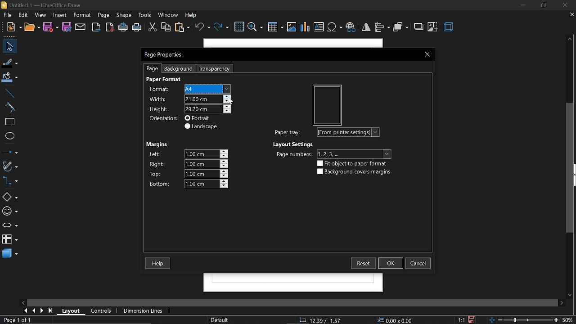  Describe the element at coordinates (362, 263) in the screenshot. I see `reset` at that location.